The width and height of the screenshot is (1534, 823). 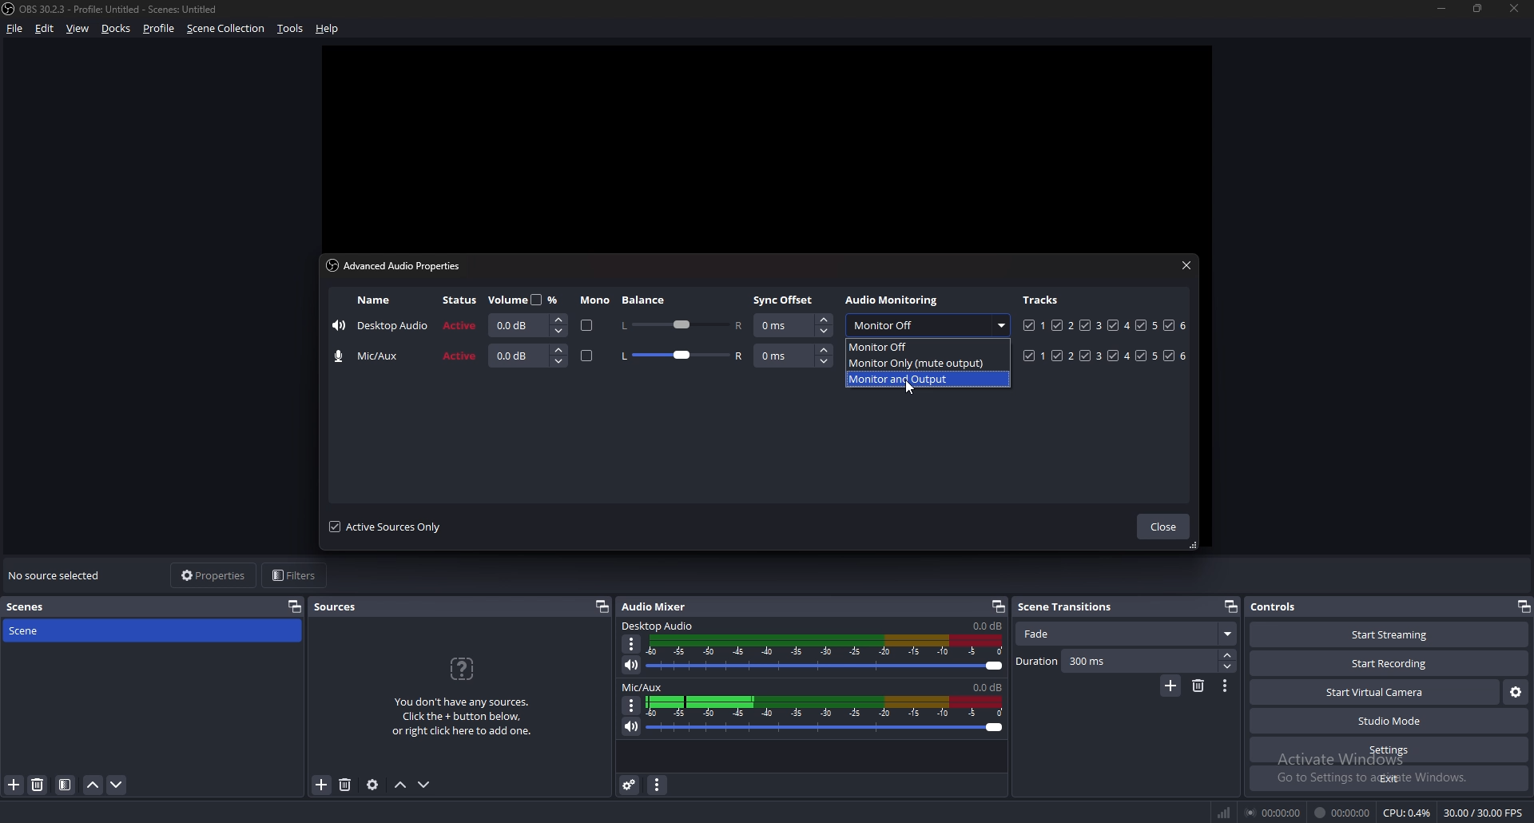 What do you see at coordinates (1226, 809) in the screenshot?
I see `network` at bounding box center [1226, 809].